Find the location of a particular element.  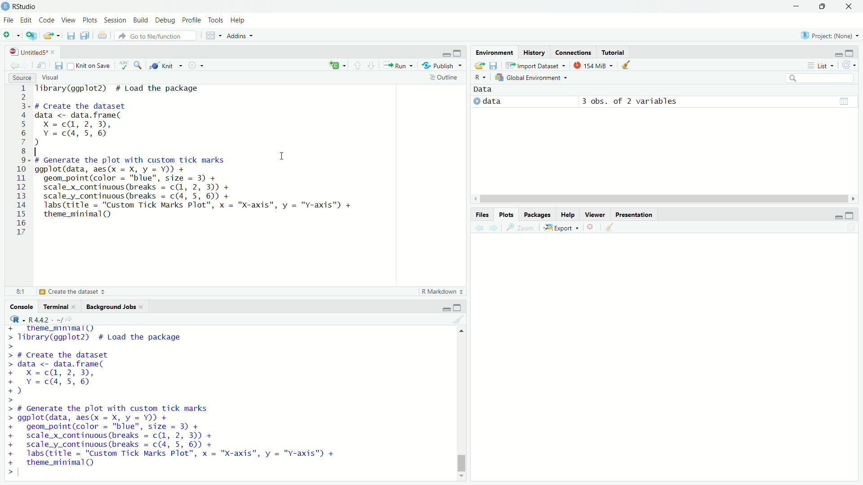

save current document is located at coordinates (59, 65).